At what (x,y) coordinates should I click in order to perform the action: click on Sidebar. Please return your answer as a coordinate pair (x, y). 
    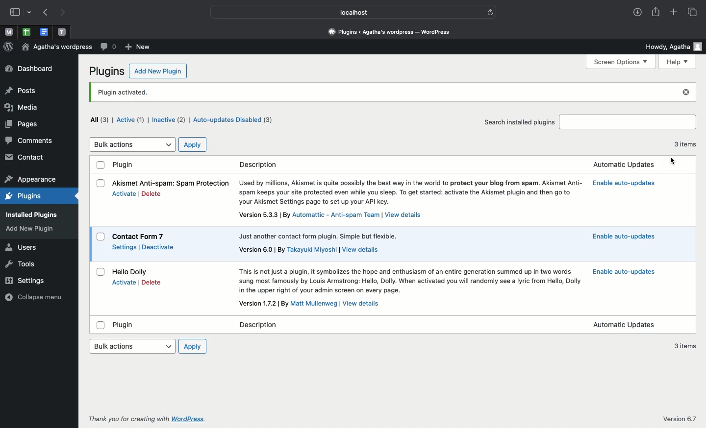
    Looking at the image, I should click on (16, 13).